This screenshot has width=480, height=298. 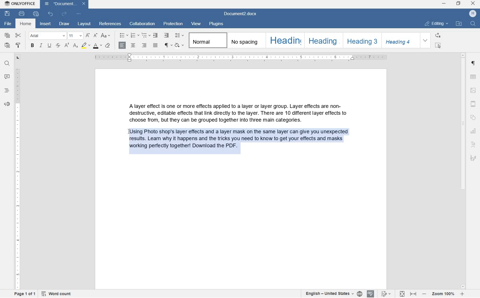 I want to click on RULER, so click(x=17, y=178).